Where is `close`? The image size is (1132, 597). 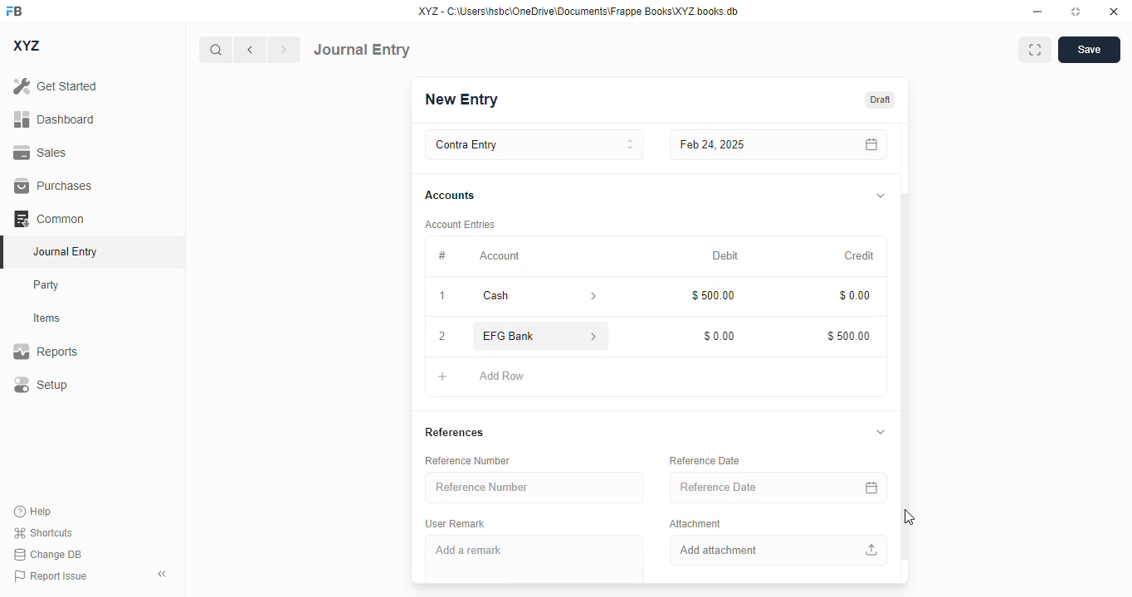 close is located at coordinates (1114, 12).